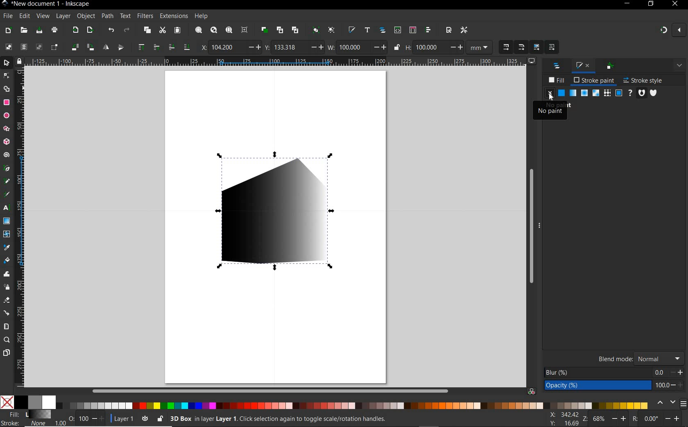  Describe the element at coordinates (680, 66) in the screenshot. I see `EXPAND` at that location.